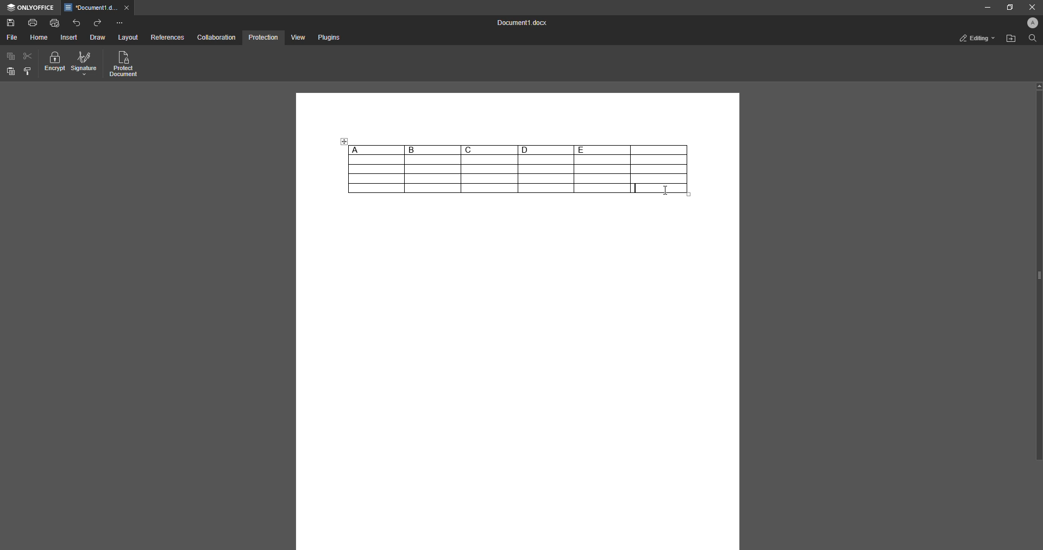 The width and height of the screenshot is (1043, 550). What do you see at coordinates (33, 22) in the screenshot?
I see `Print` at bounding box center [33, 22].